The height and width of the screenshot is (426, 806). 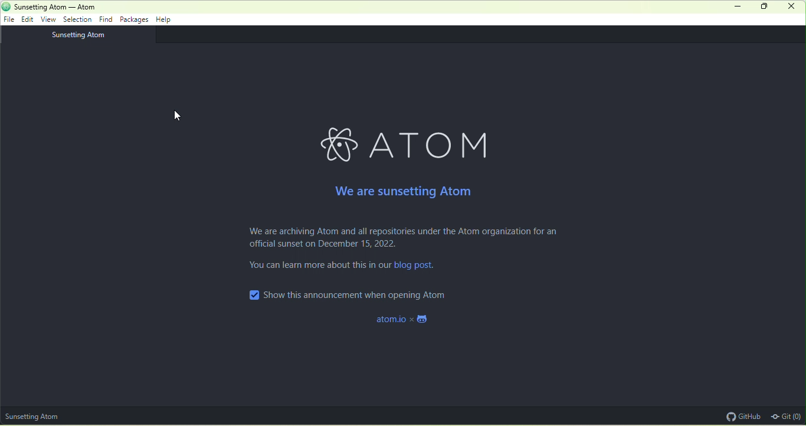 What do you see at coordinates (6, 6) in the screenshot?
I see `atom logo` at bounding box center [6, 6].